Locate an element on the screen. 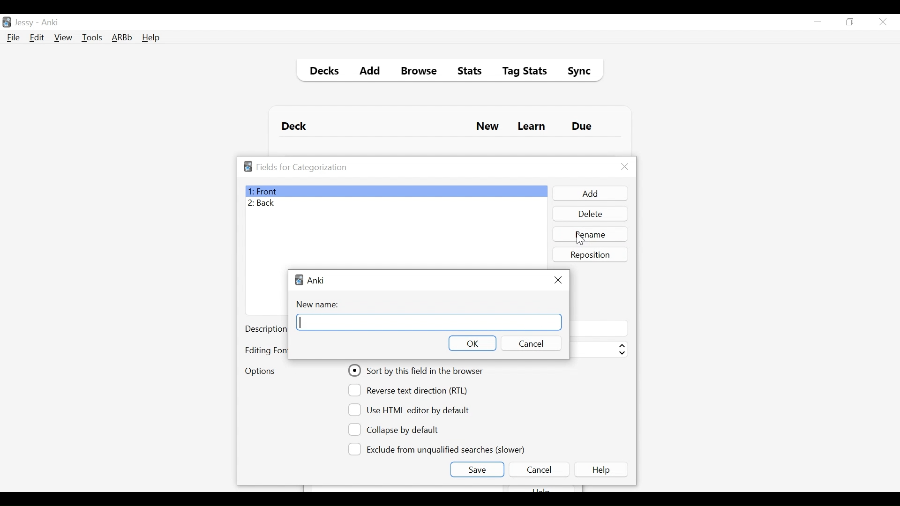 This screenshot has width=900, height=506. Close is located at coordinates (883, 22).